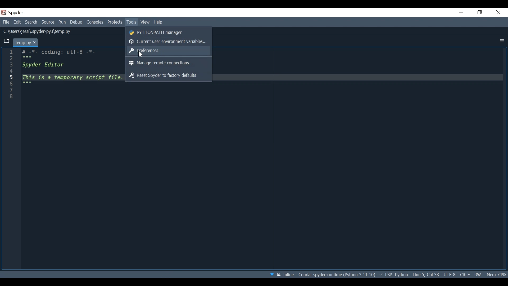 The width and height of the screenshot is (508, 286). What do you see at coordinates (479, 274) in the screenshot?
I see `File Permission` at bounding box center [479, 274].